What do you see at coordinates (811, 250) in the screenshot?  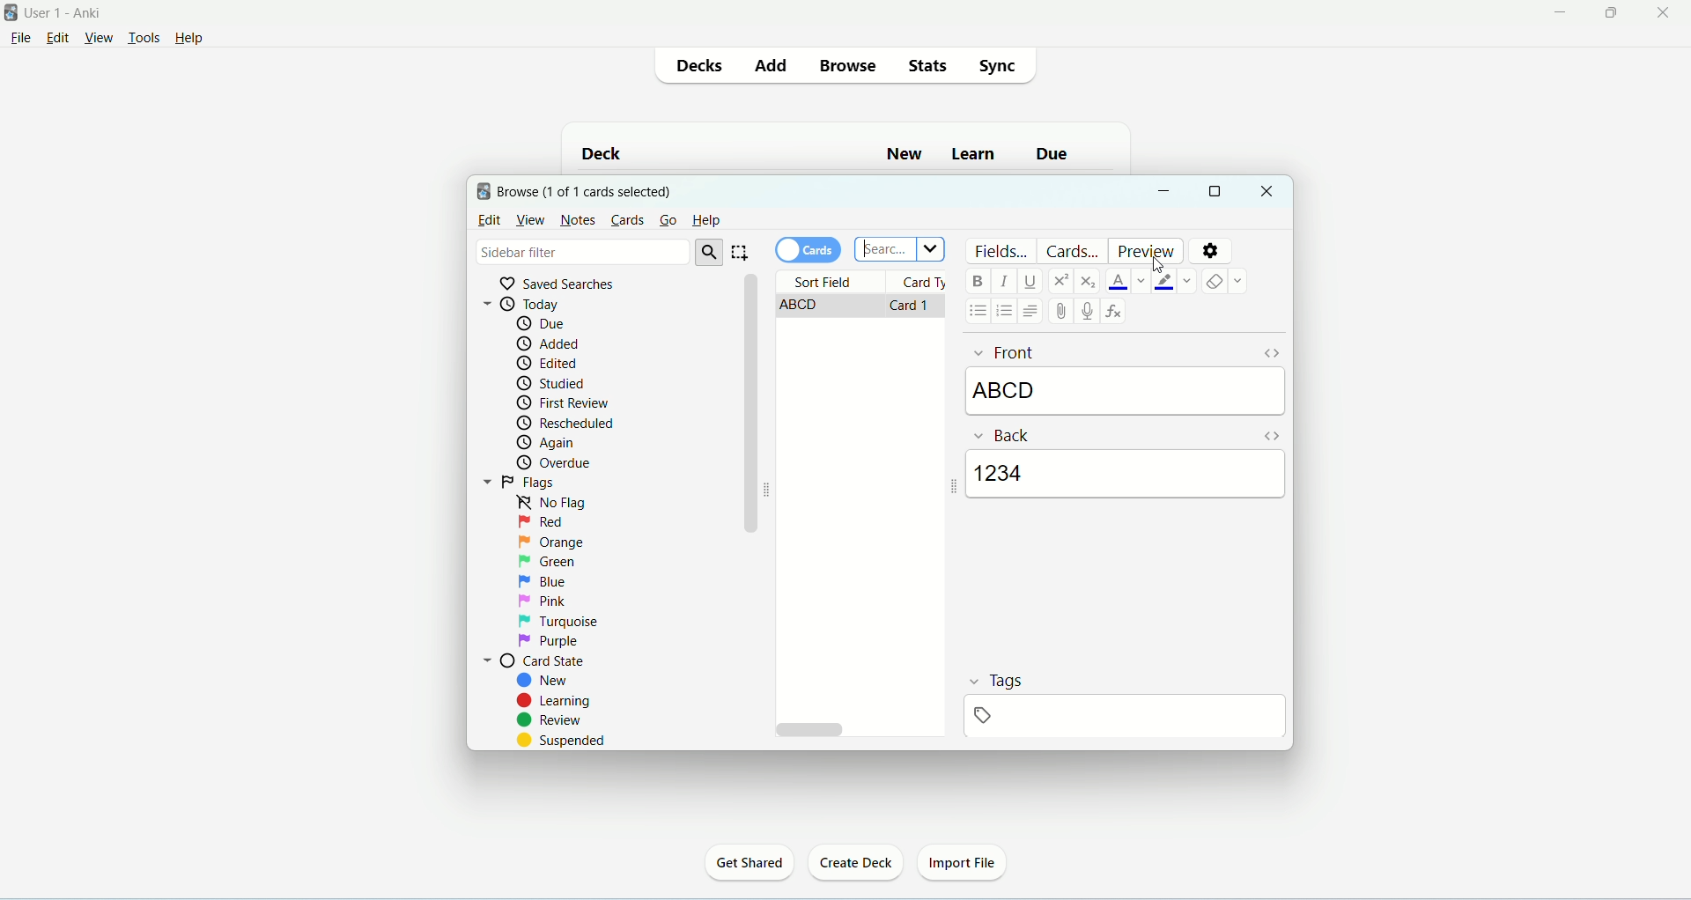 I see `card` at bounding box center [811, 250].